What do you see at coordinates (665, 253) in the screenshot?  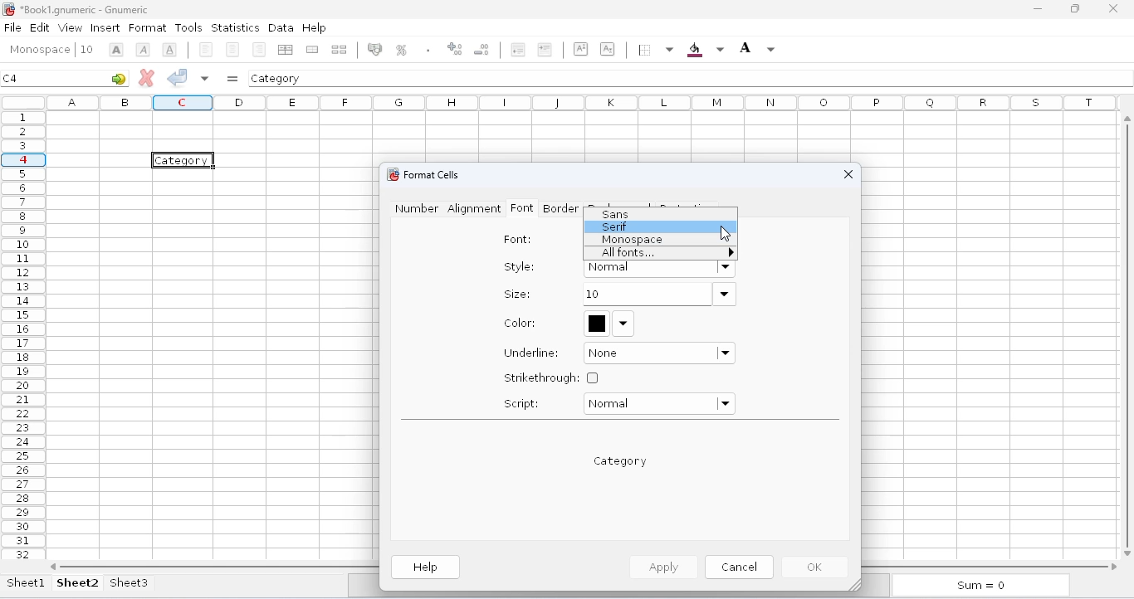 I see `all fonts` at bounding box center [665, 253].